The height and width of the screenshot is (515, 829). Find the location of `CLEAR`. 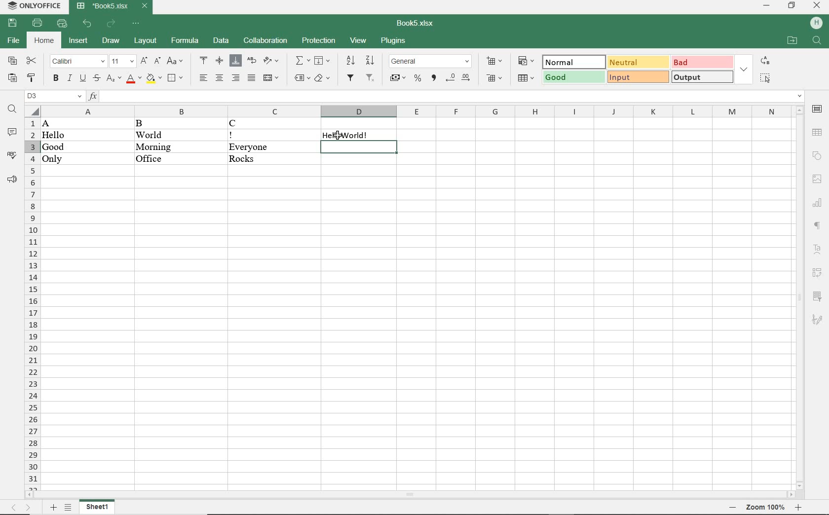

CLEAR is located at coordinates (322, 77).